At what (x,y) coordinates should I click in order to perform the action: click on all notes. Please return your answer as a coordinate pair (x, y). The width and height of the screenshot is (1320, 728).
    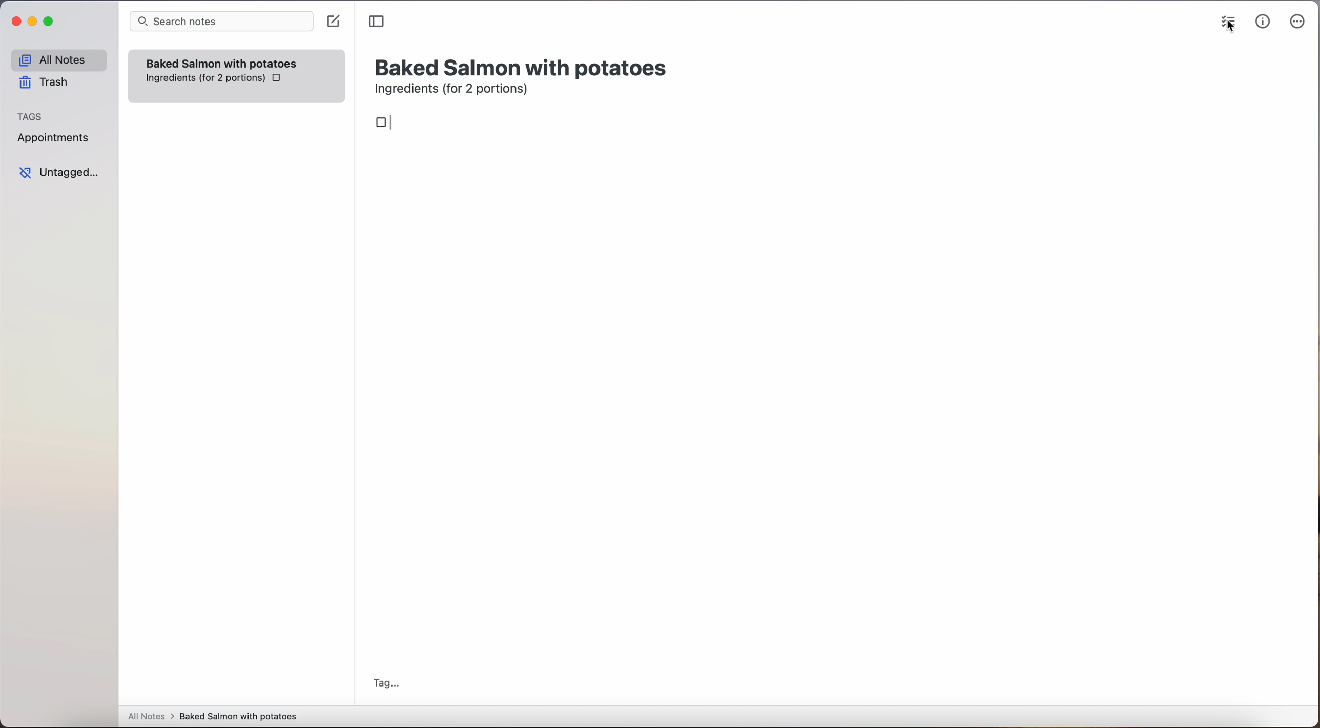
    Looking at the image, I should click on (58, 59).